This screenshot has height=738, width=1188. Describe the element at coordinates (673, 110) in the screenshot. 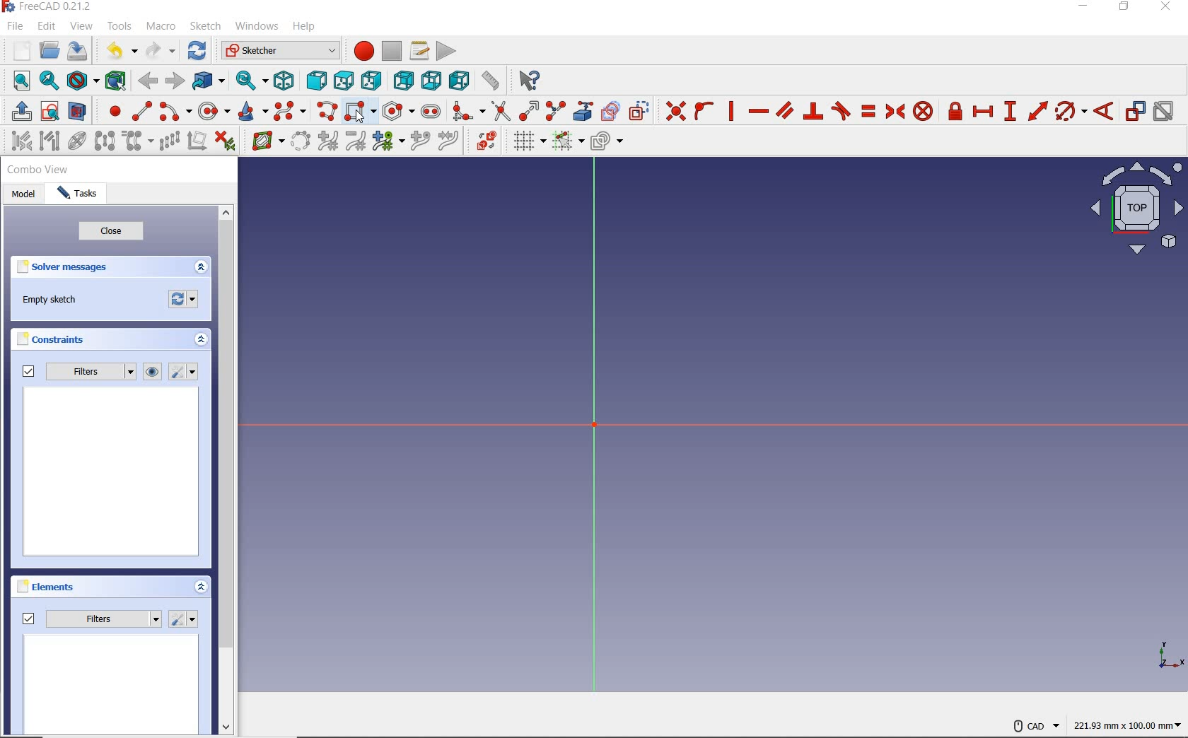

I see `constrain coincident` at that location.